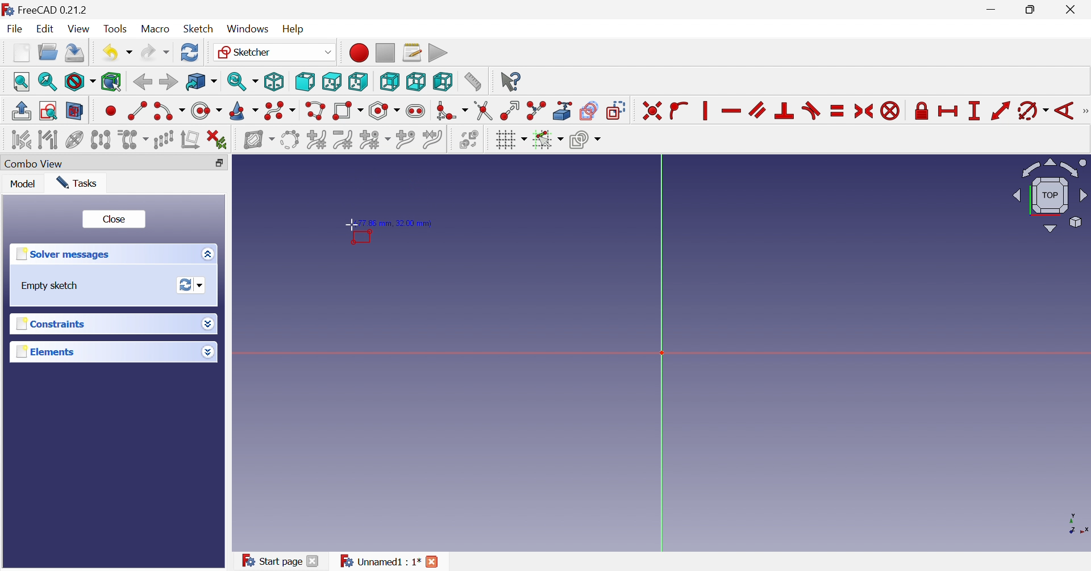 This screenshot has height=571, width=1091. I want to click on Select associated constraints, so click(20, 140).